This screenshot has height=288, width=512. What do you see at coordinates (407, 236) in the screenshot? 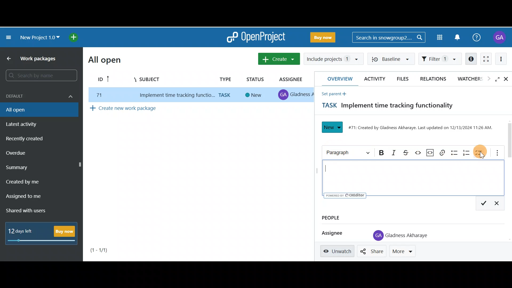
I see `Gladness Akharaye` at bounding box center [407, 236].